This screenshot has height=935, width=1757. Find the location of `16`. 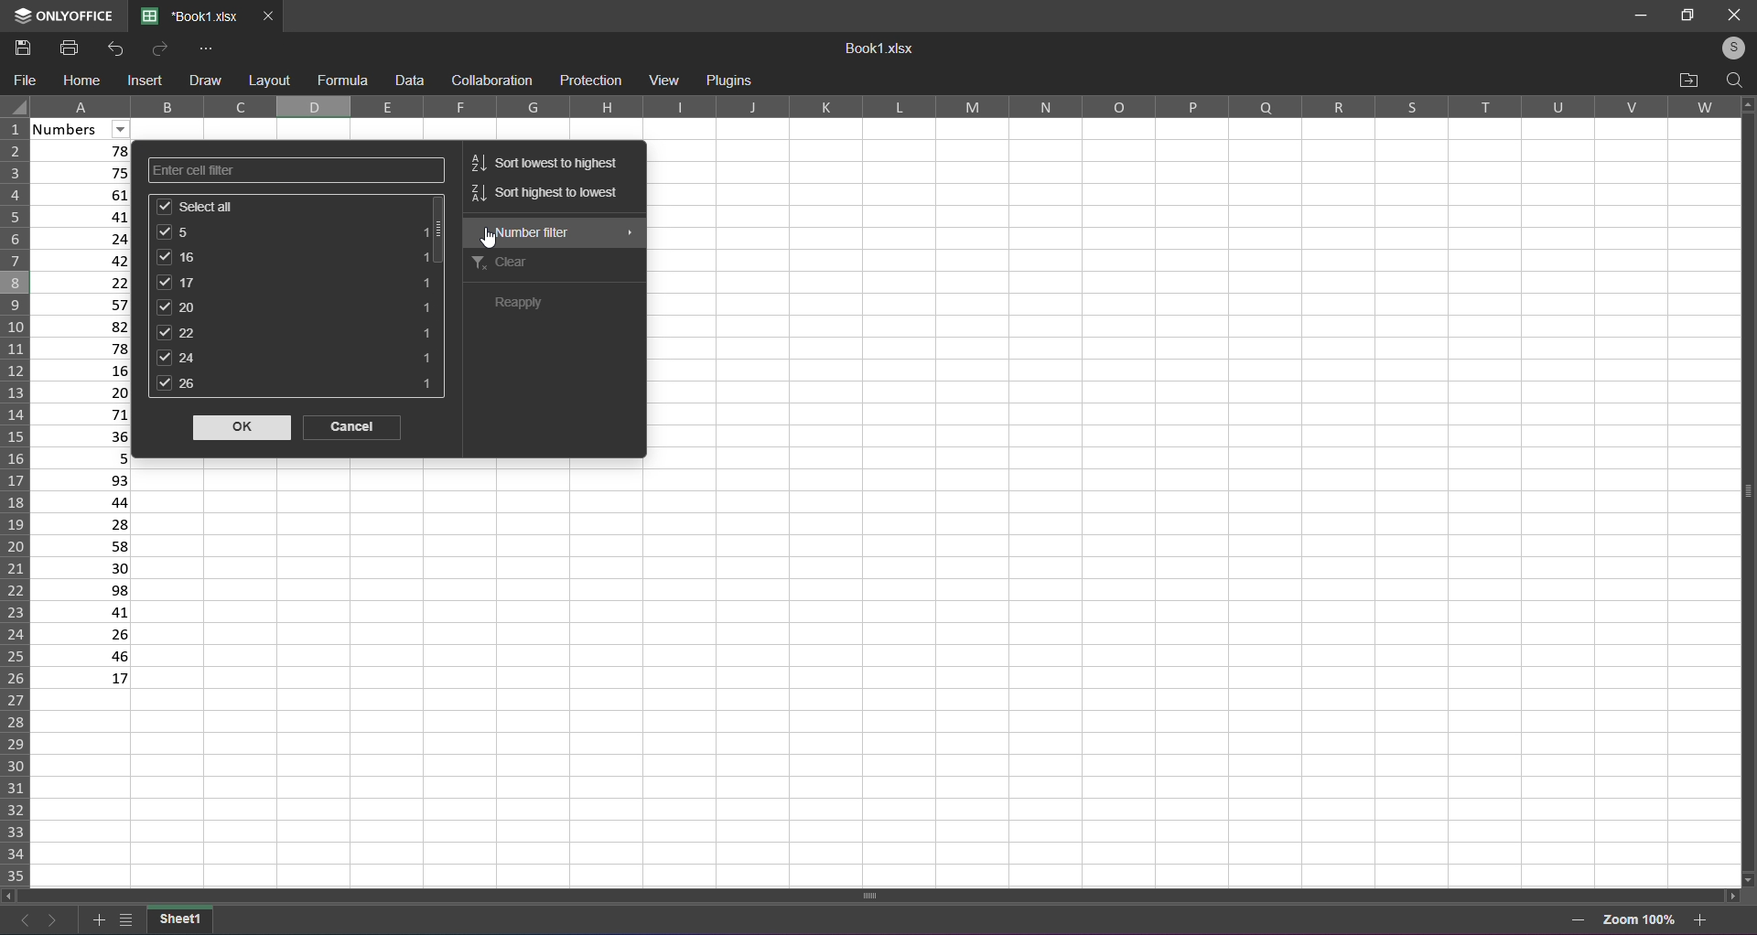

16 is located at coordinates (87, 371).